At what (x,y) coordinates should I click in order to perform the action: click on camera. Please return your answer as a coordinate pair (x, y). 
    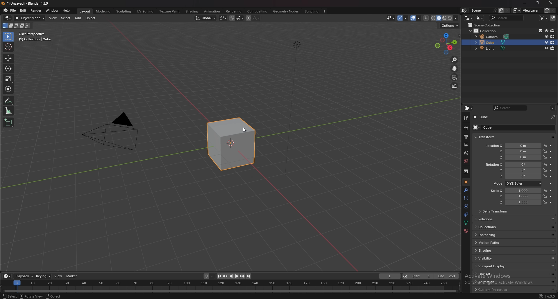
    Looking at the image, I should click on (494, 36).